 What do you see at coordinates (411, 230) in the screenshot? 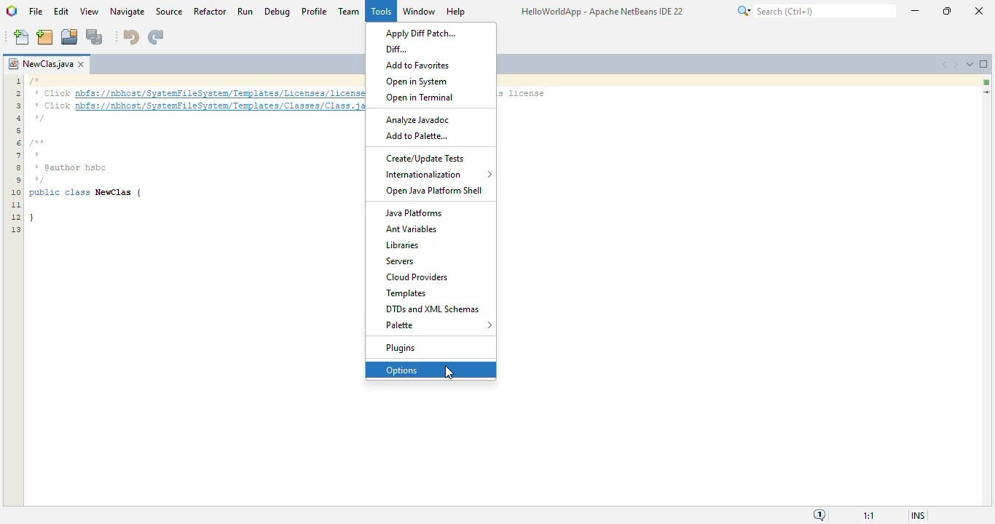
I see `ant variables` at bounding box center [411, 230].